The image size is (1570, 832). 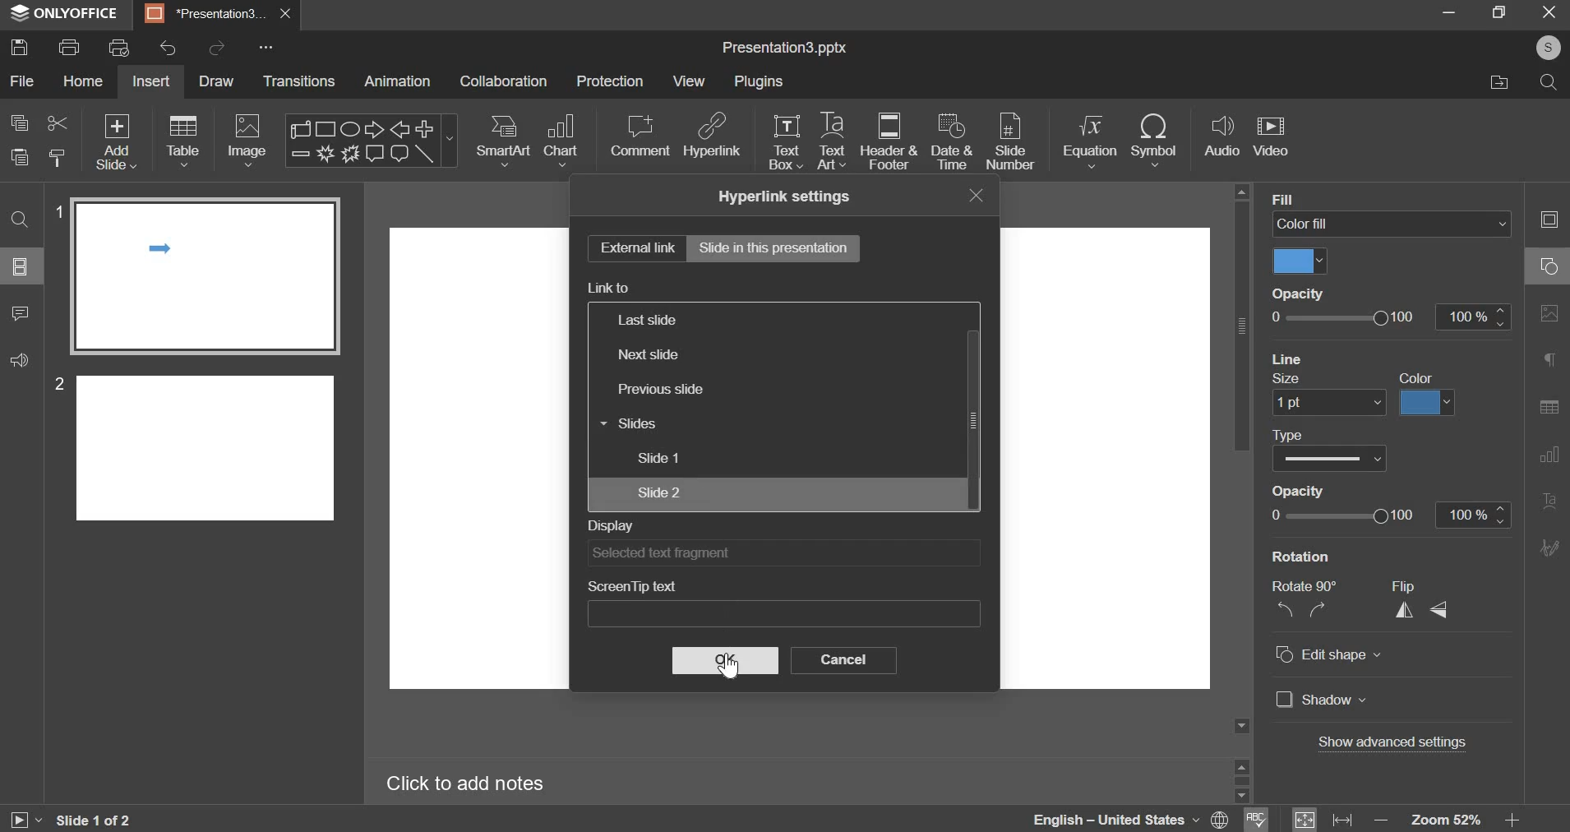 What do you see at coordinates (58, 123) in the screenshot?
I see `cut` at bounding box center [58, 123].